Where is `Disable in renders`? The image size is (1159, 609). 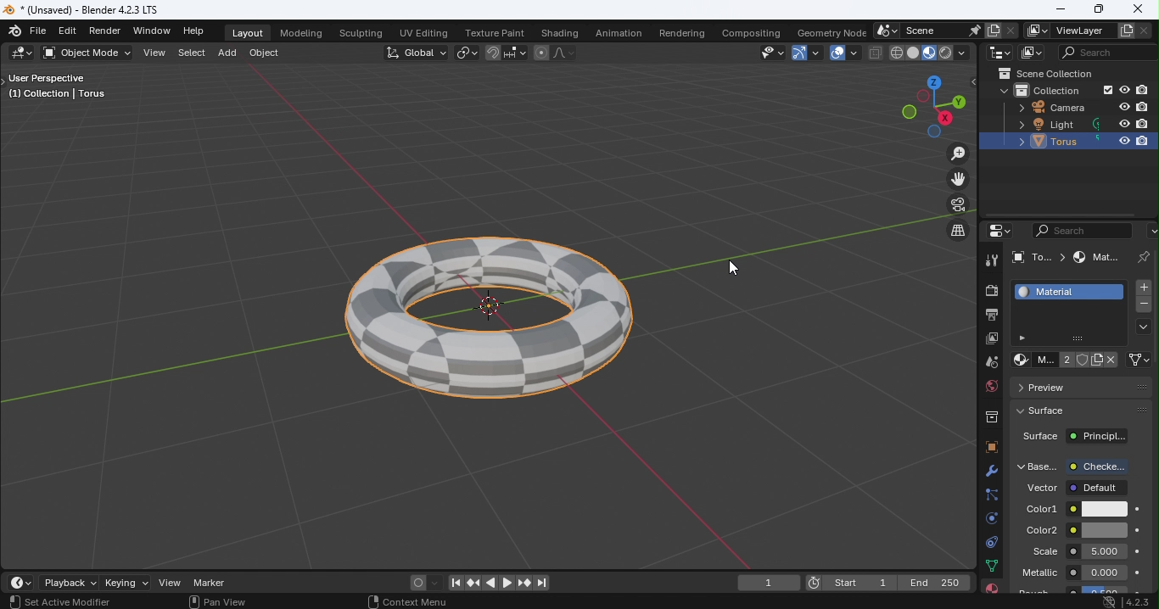
Disable in renders is located at coordinates (1140, 90).